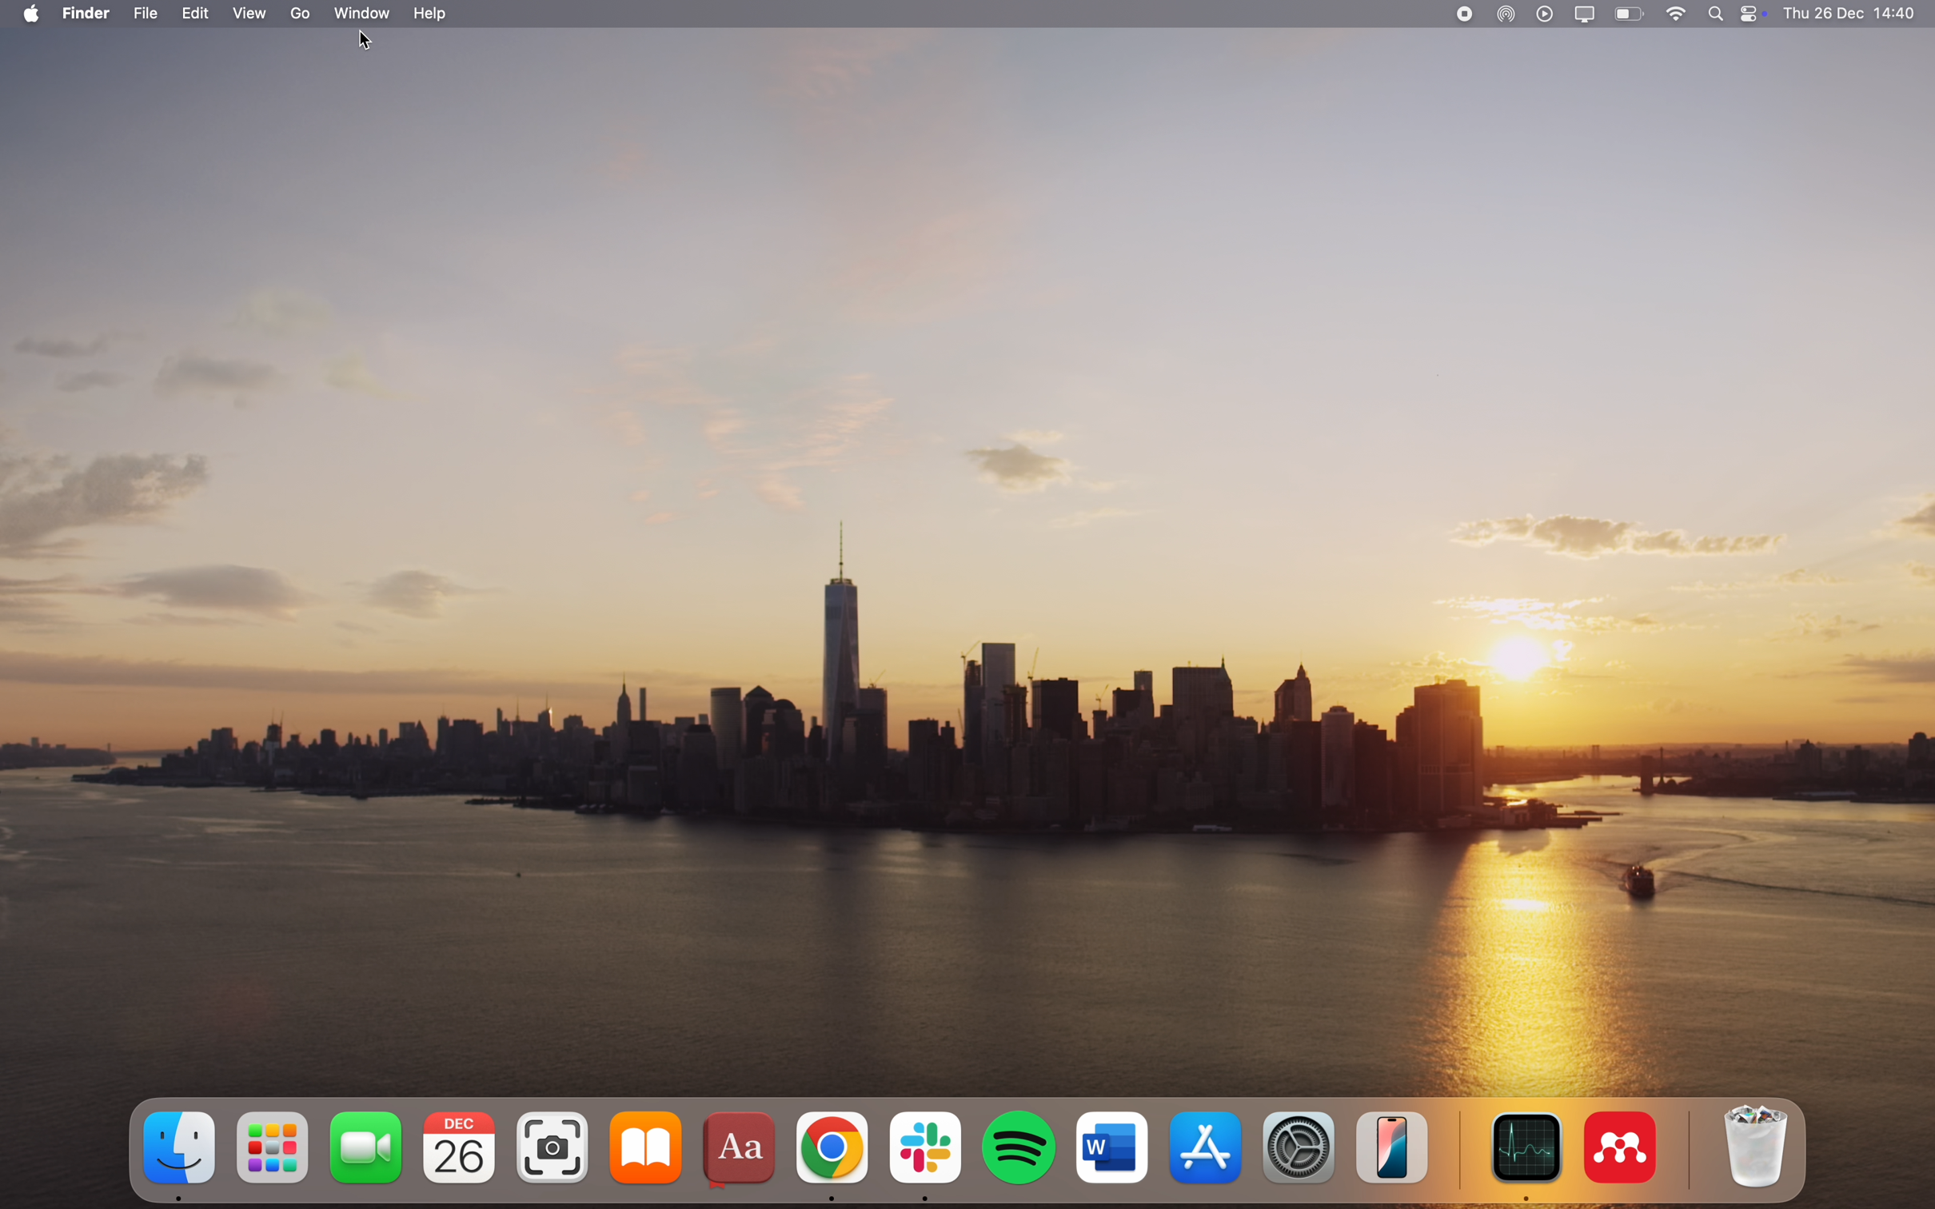 This screenshot has height=1209, width=1935. What do you see at coordinates (1203, 1147) in the screenshot?
I see `app store` at bounding box center [1203, 1147].